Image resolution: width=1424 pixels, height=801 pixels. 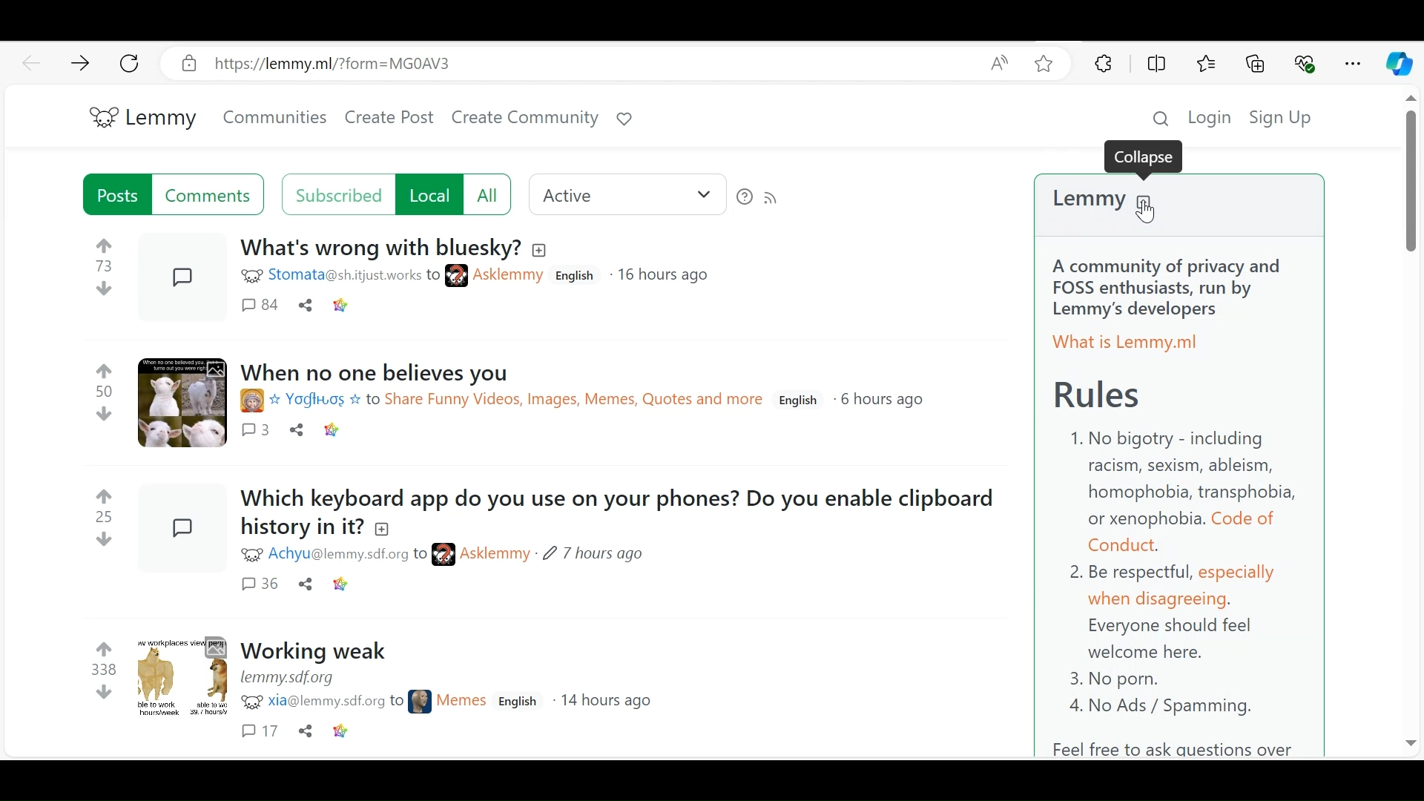 I want to click on Read aloud this page, so click(x=999, y=64).